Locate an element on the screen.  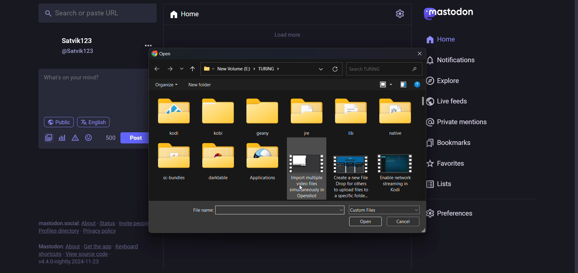
Satvik123 is located at coordinates (78, 41).